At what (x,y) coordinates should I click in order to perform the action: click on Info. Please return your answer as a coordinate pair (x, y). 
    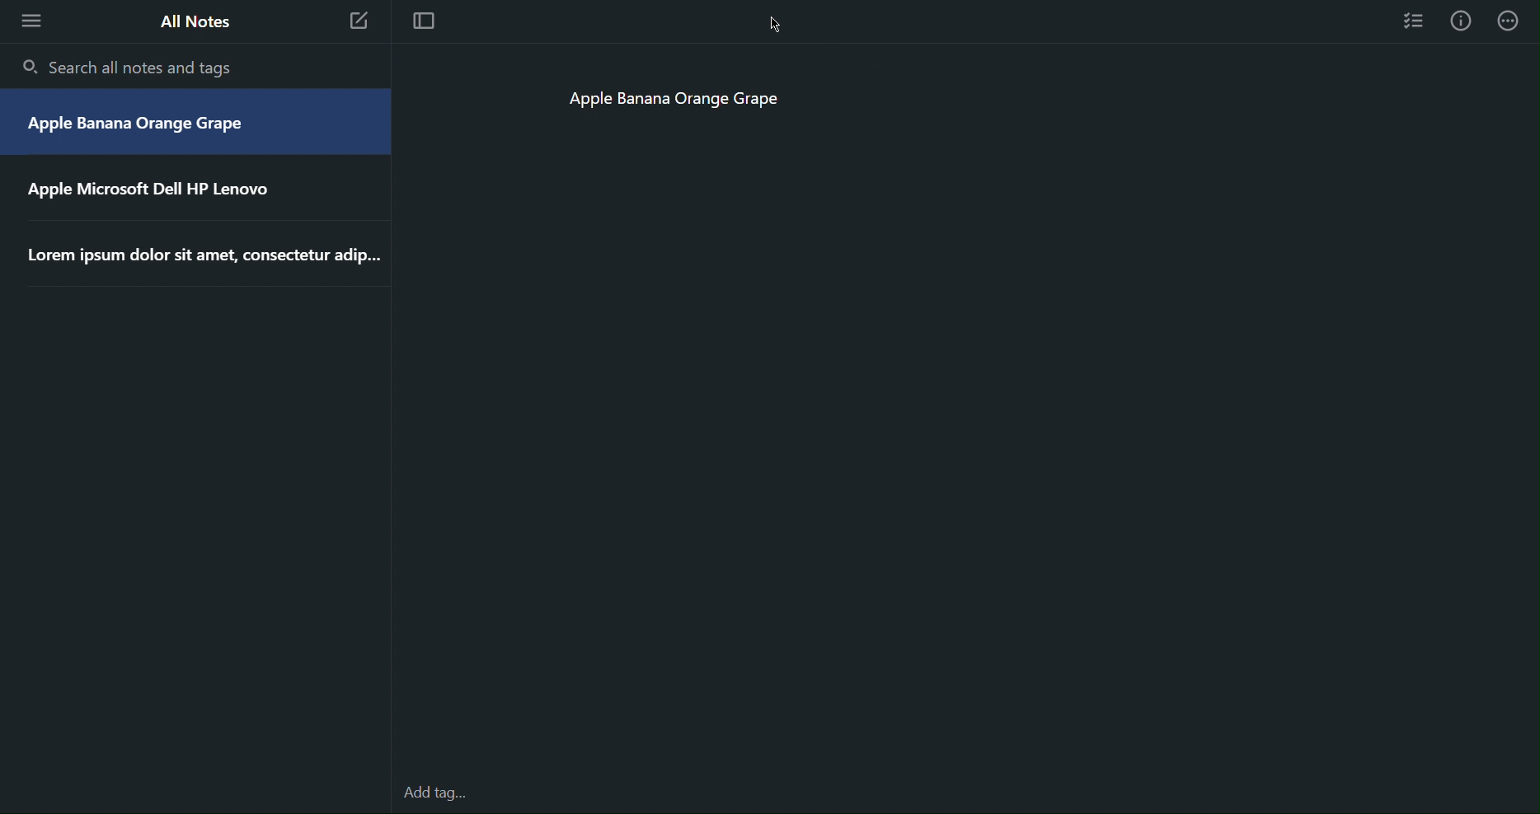
    Looking at the image, I should click on (1461, 21).